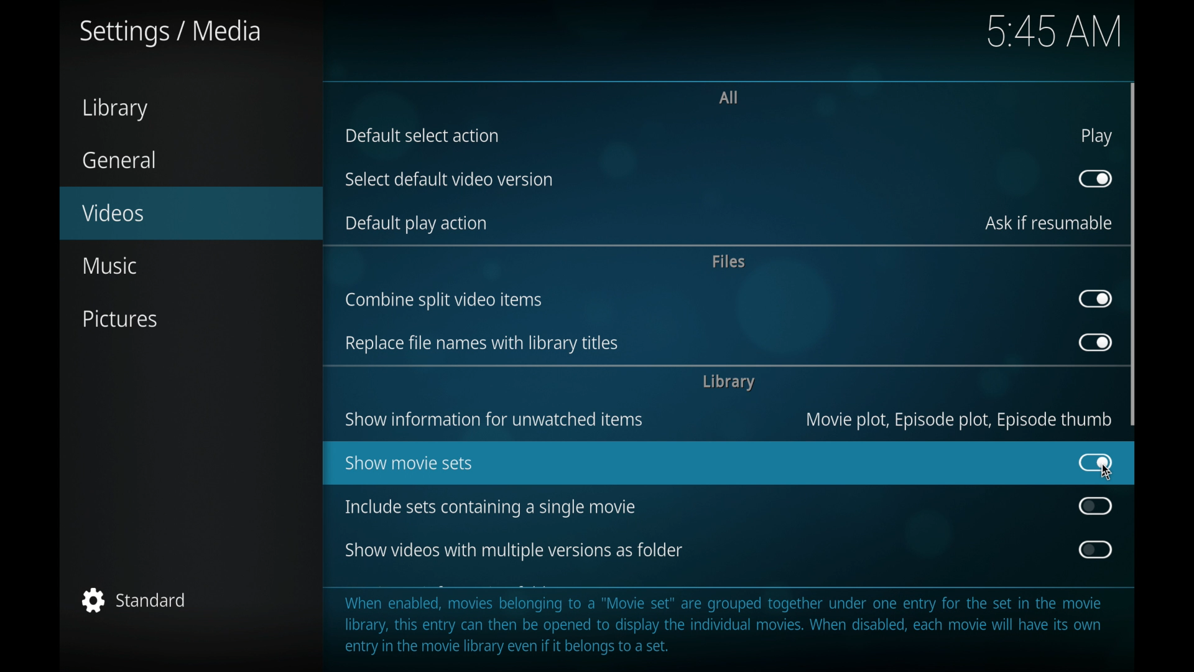 The height and width of the screenshot is (672, 1194). What do you see at coordinates (1134, 254) in the screenshot?
I see `scroll box` at bounding box center [1134, 254].